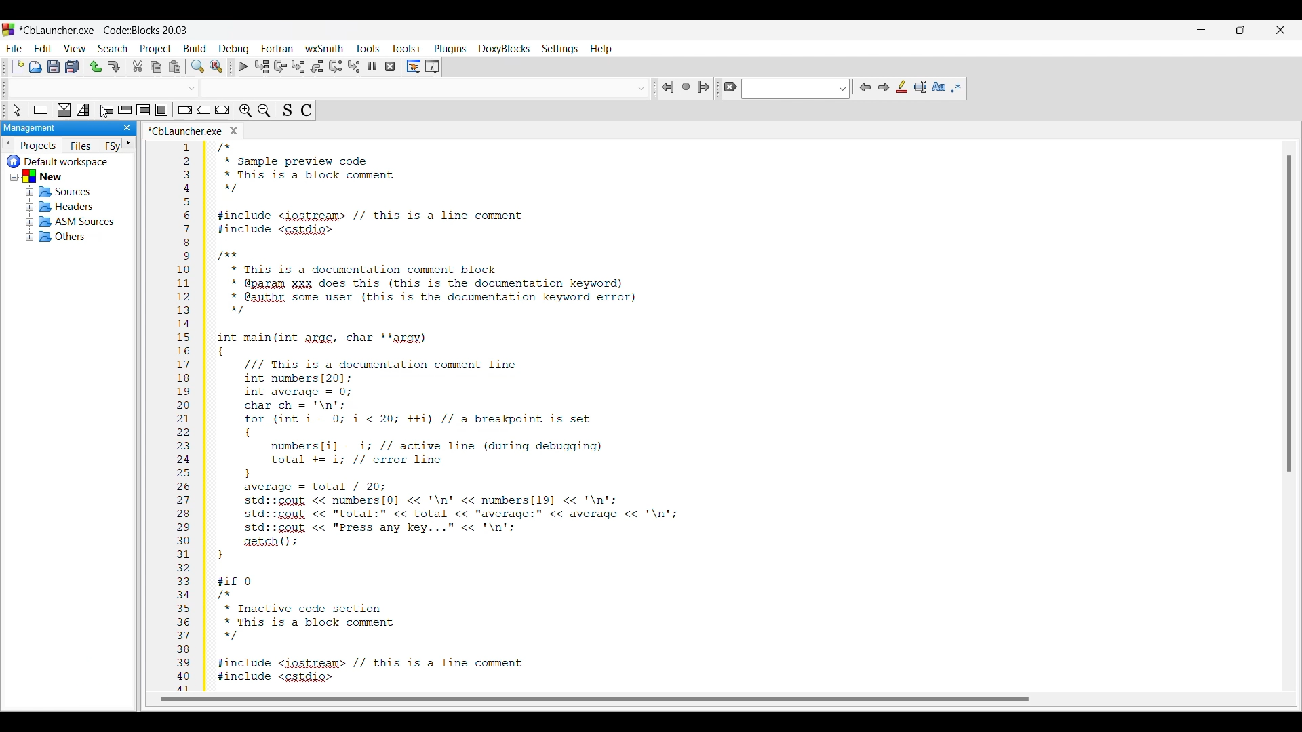  I want to click on Decision, so click(64, 110).